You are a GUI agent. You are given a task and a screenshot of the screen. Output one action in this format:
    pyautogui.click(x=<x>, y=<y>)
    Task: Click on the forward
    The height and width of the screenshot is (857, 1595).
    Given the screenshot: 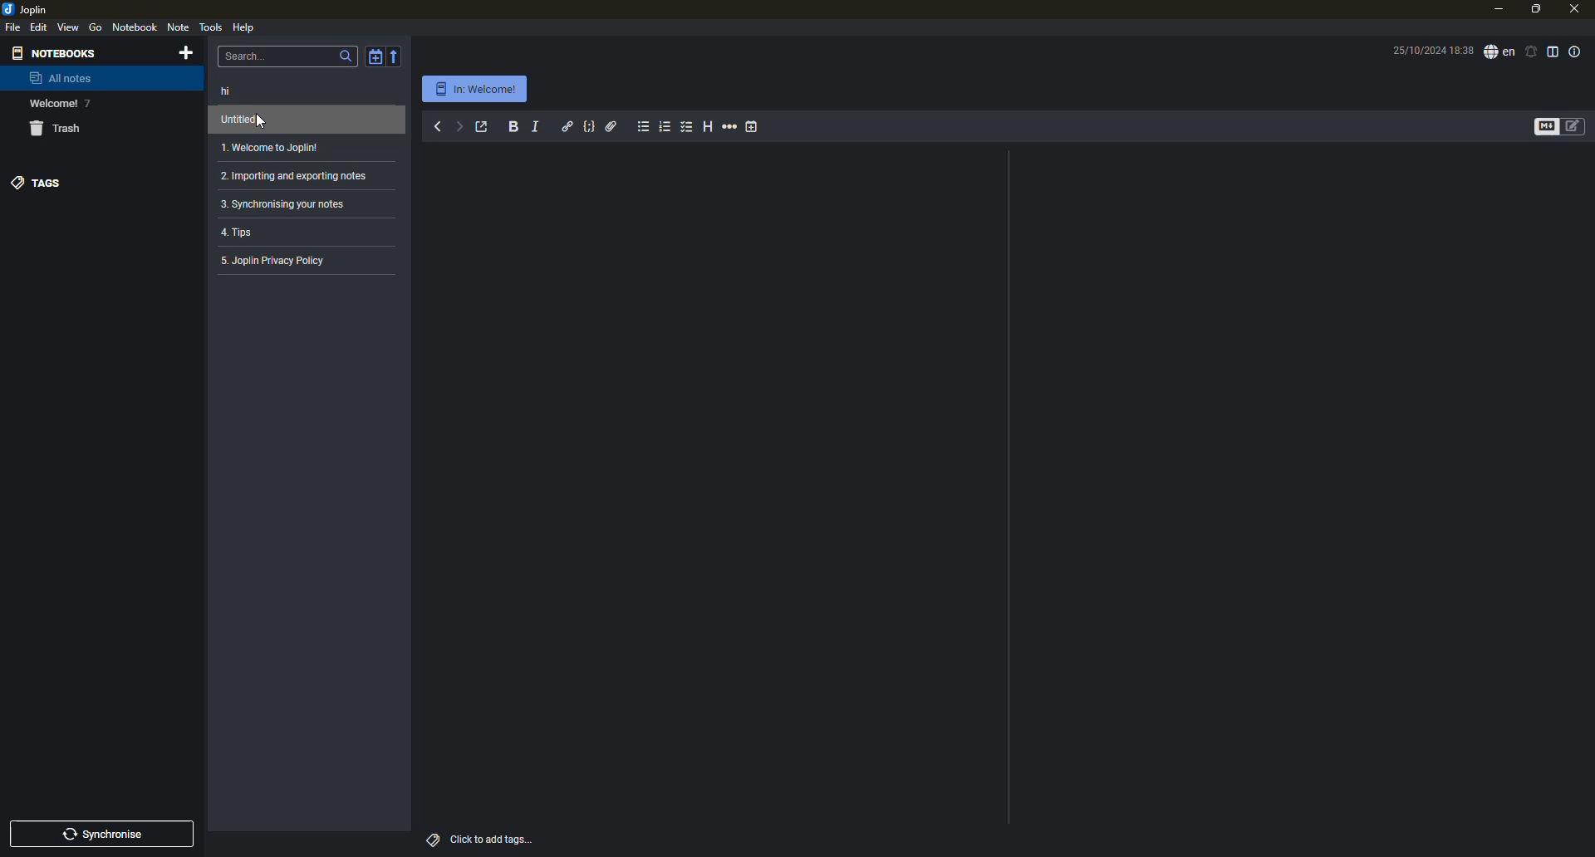 What is the action you would take?
    pyautogui.click(x=459, y=125)
    